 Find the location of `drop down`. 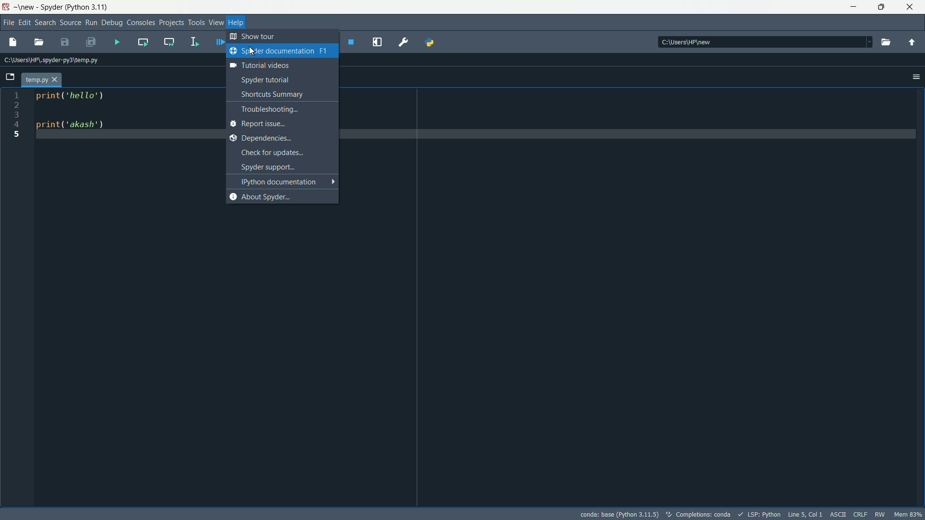

drop down is located at coordinates (870, 42).